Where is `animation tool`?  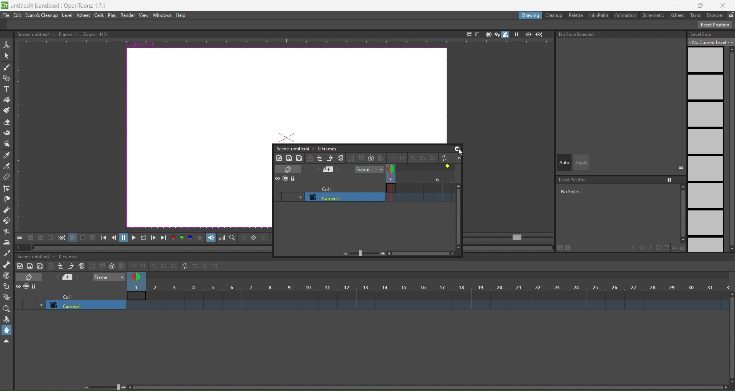
animation tool is located at coordinates (7, 44).